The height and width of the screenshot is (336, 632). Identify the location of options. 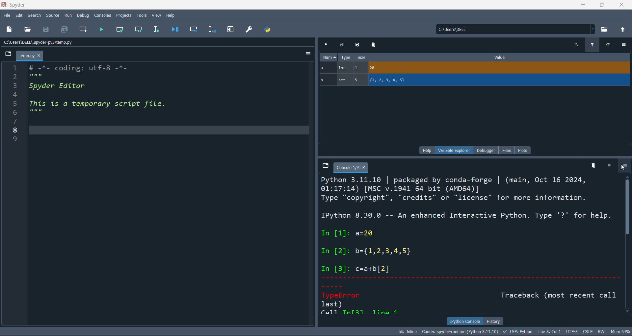
(624, 45).